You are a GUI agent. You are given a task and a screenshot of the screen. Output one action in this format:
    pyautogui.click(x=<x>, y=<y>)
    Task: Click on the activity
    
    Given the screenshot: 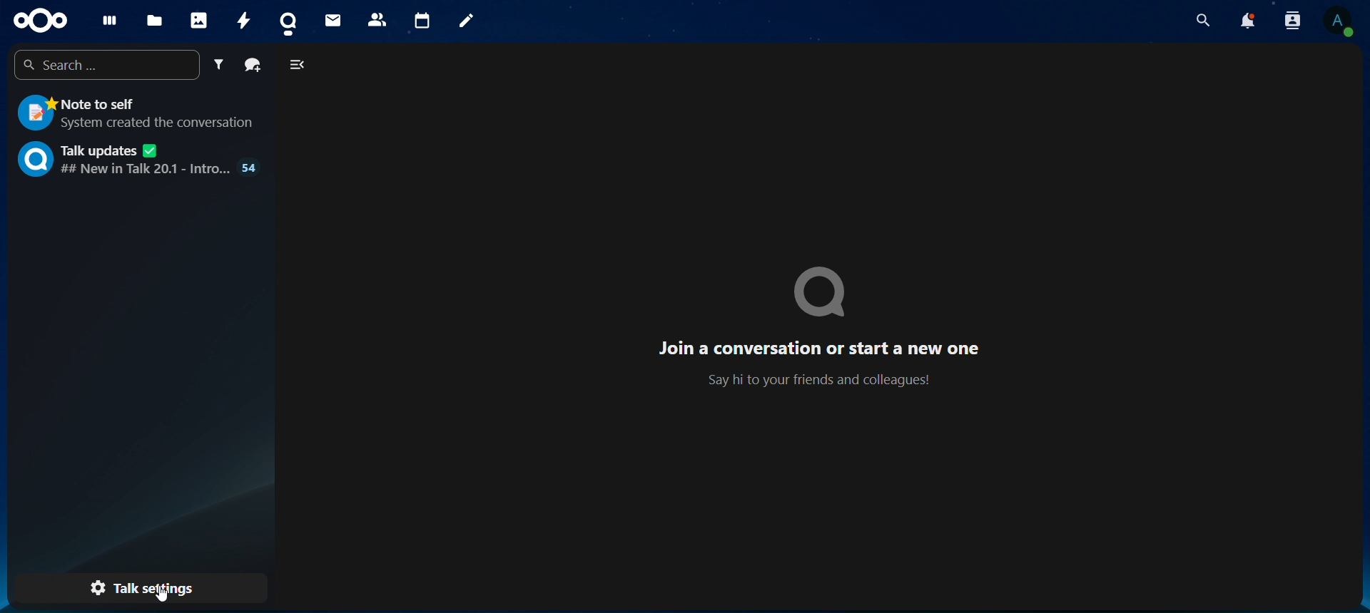 What is the action you would take?
    pyautogui.click(x=247, y=21)
    